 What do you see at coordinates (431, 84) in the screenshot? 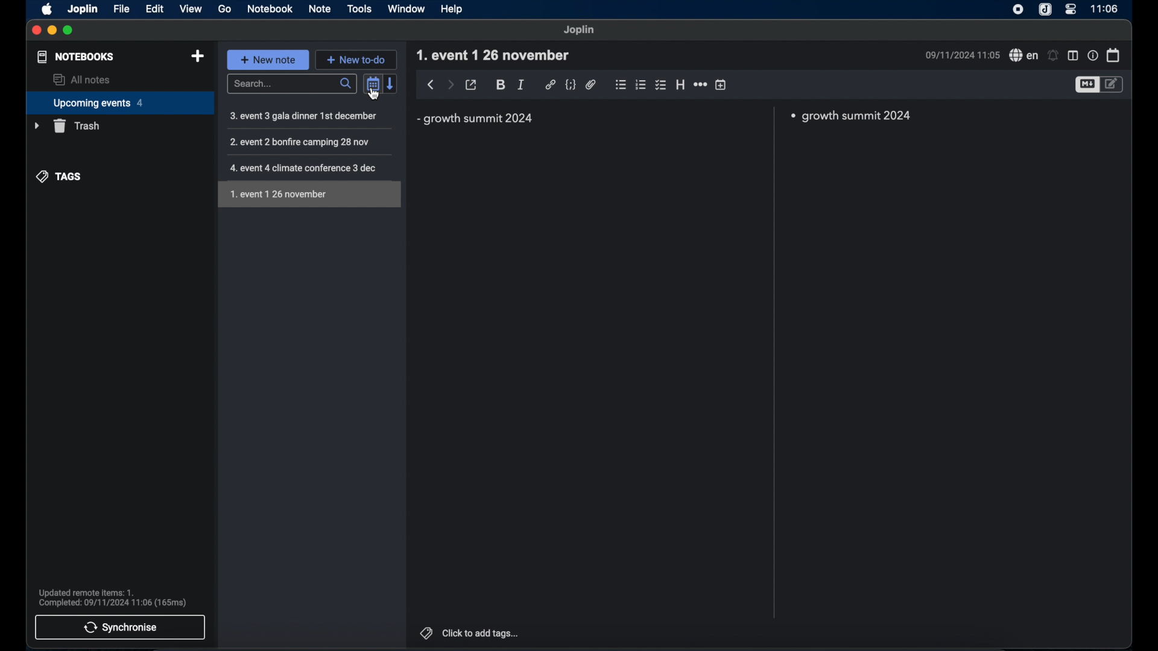
I see `back` at bounding box center [431, 84].